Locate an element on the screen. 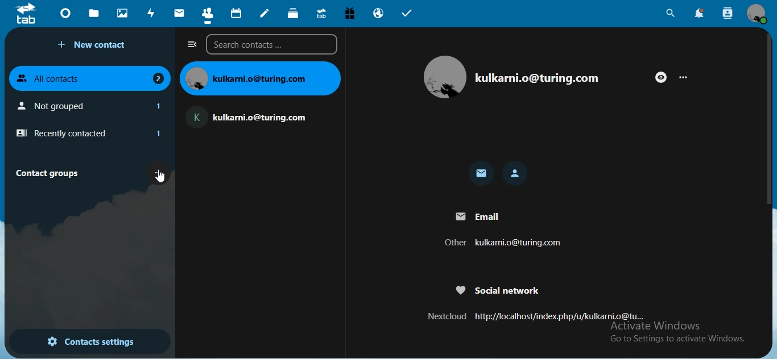 This screenshot has height=359, width=777. free trial is located at coordinates (352, 14).